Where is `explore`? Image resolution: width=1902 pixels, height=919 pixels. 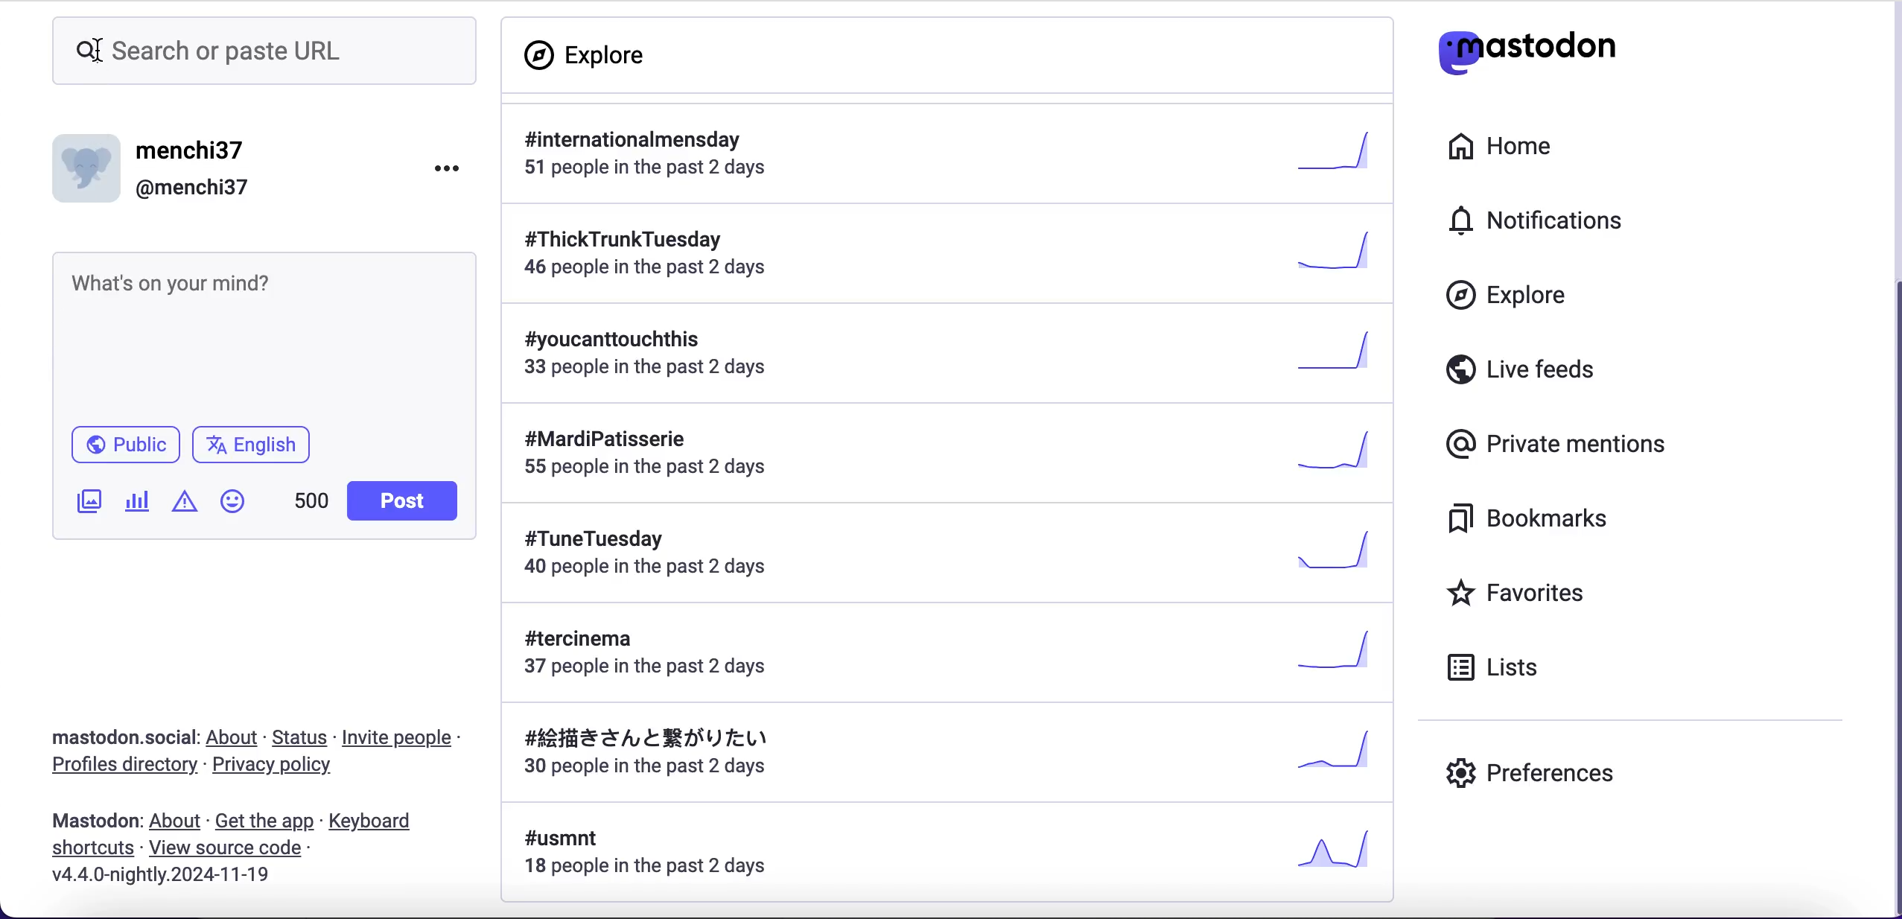
explore is located at coordinates (592, 54).